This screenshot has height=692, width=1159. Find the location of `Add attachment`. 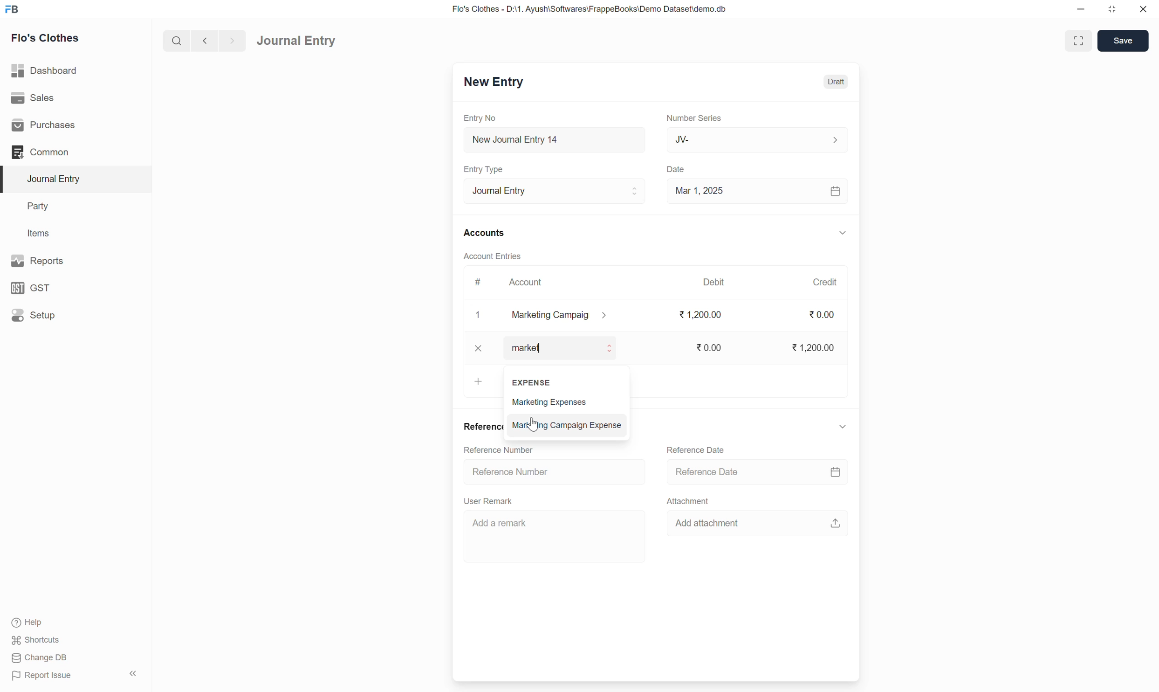

Add attachment is located at coordinates (710, 524).